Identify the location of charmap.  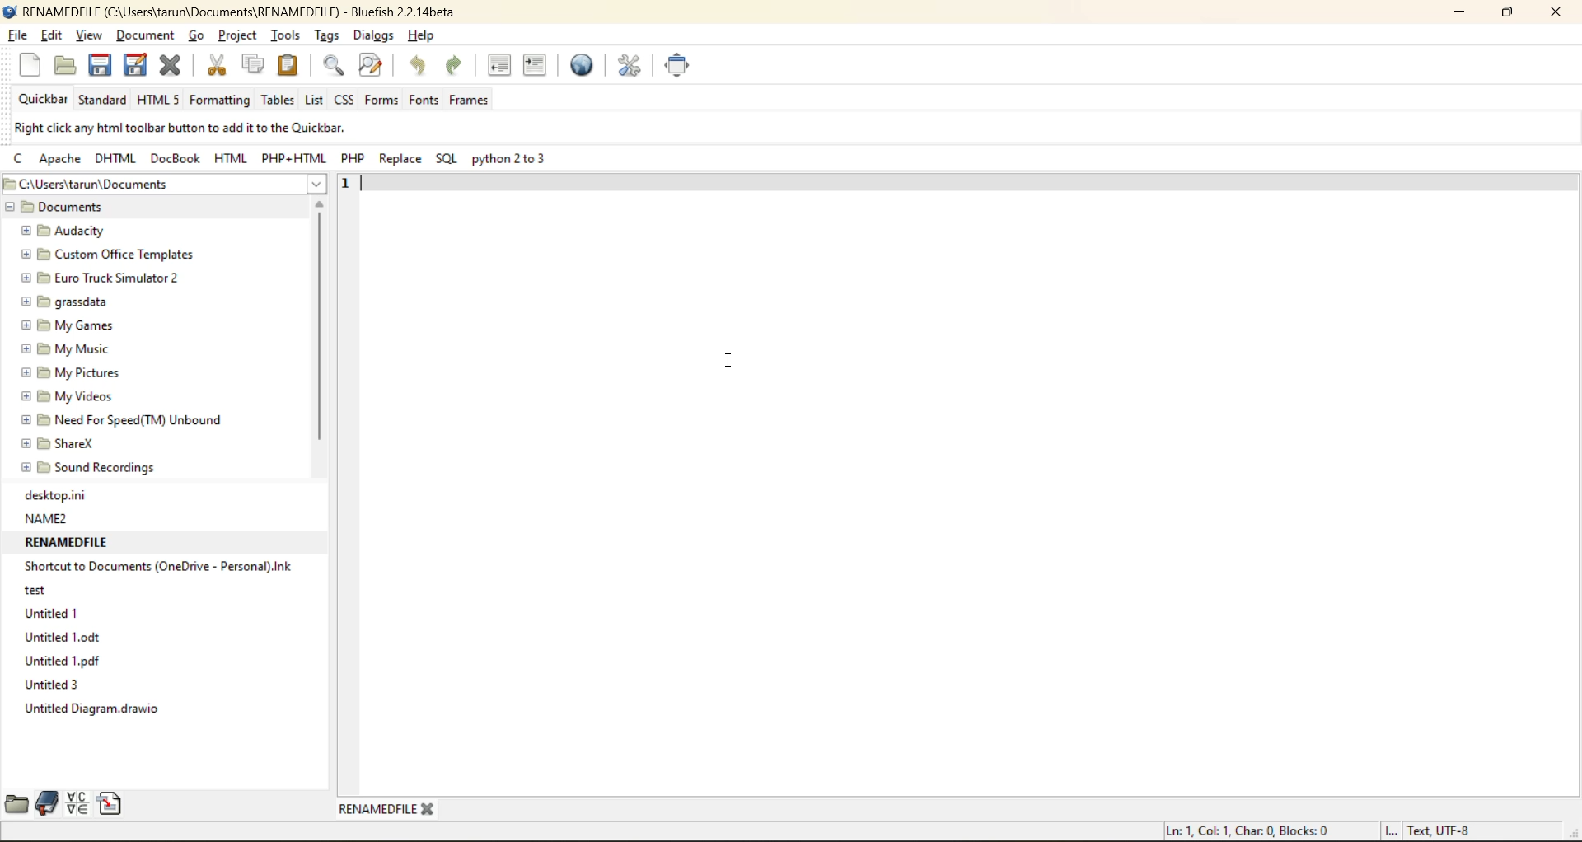
(77, 804).